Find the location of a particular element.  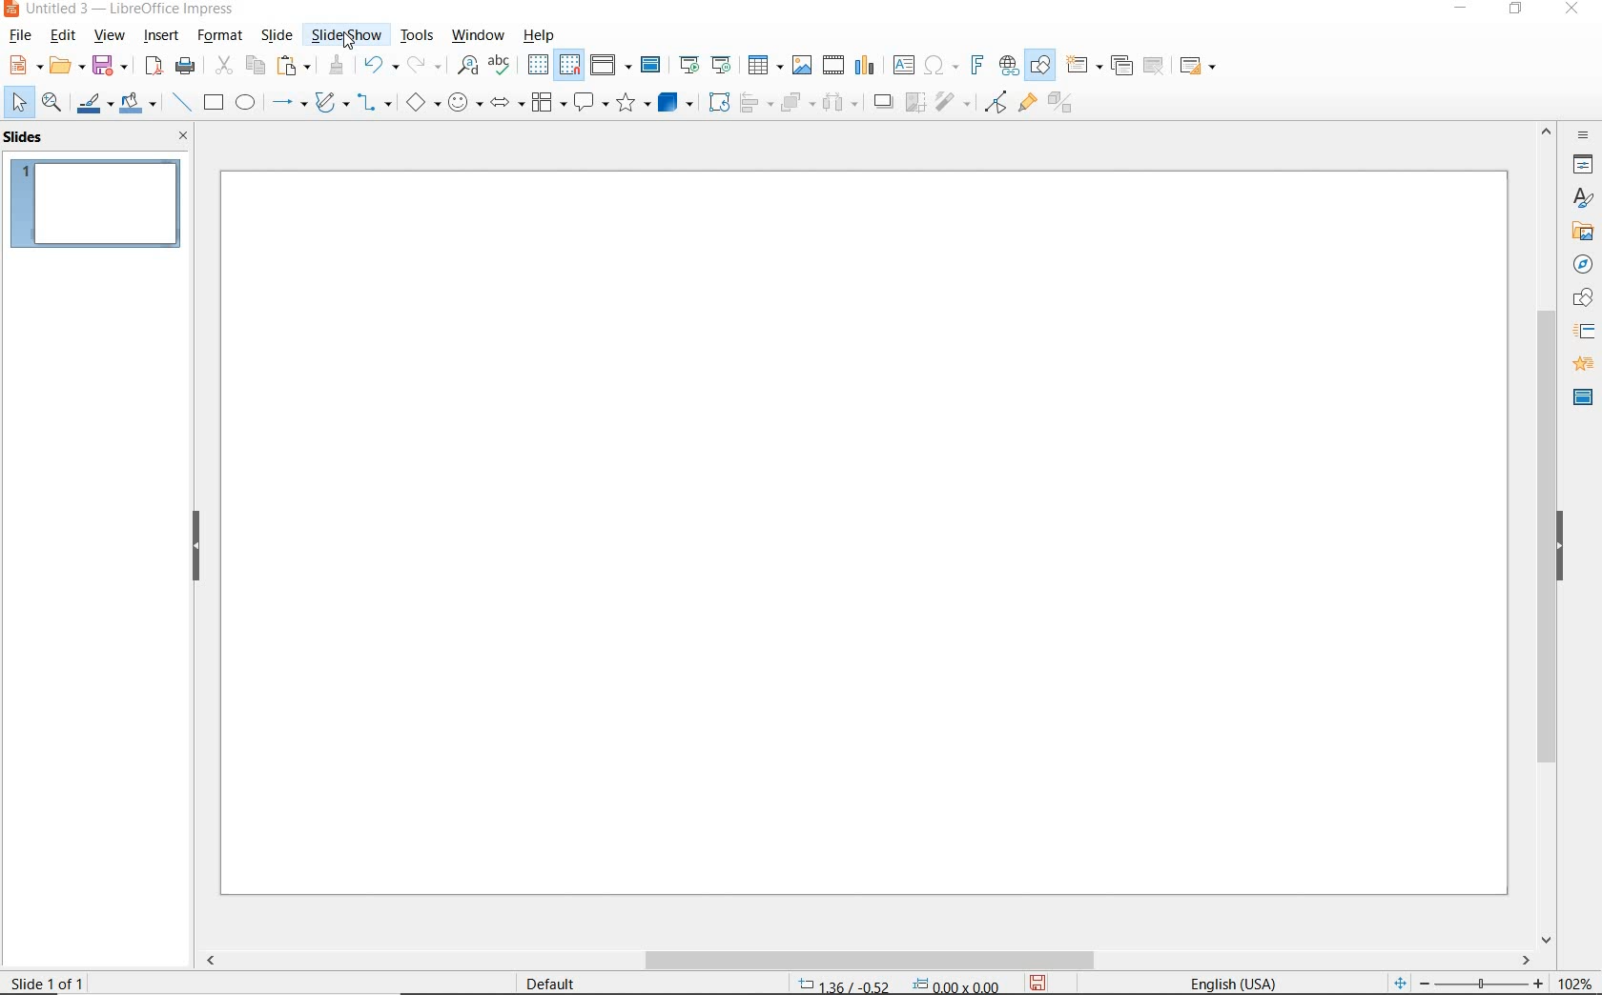

CUT is located at coordinates (225, 64).